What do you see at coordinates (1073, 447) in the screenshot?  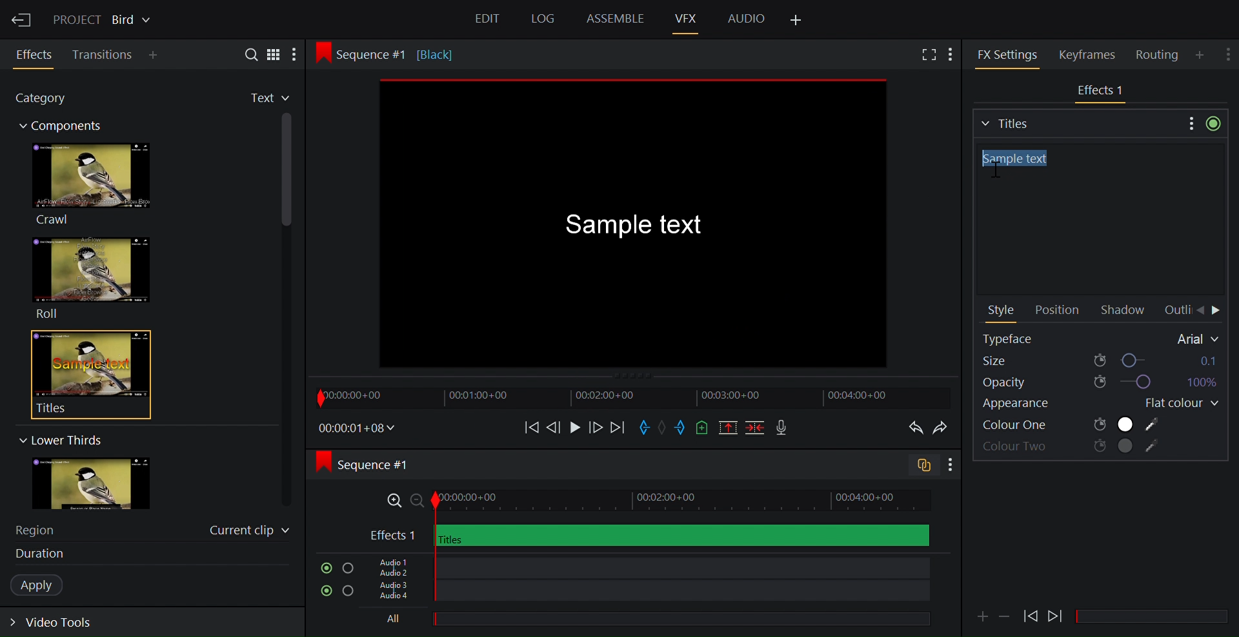 I see `Color two` at bounding box center [1073, 447].